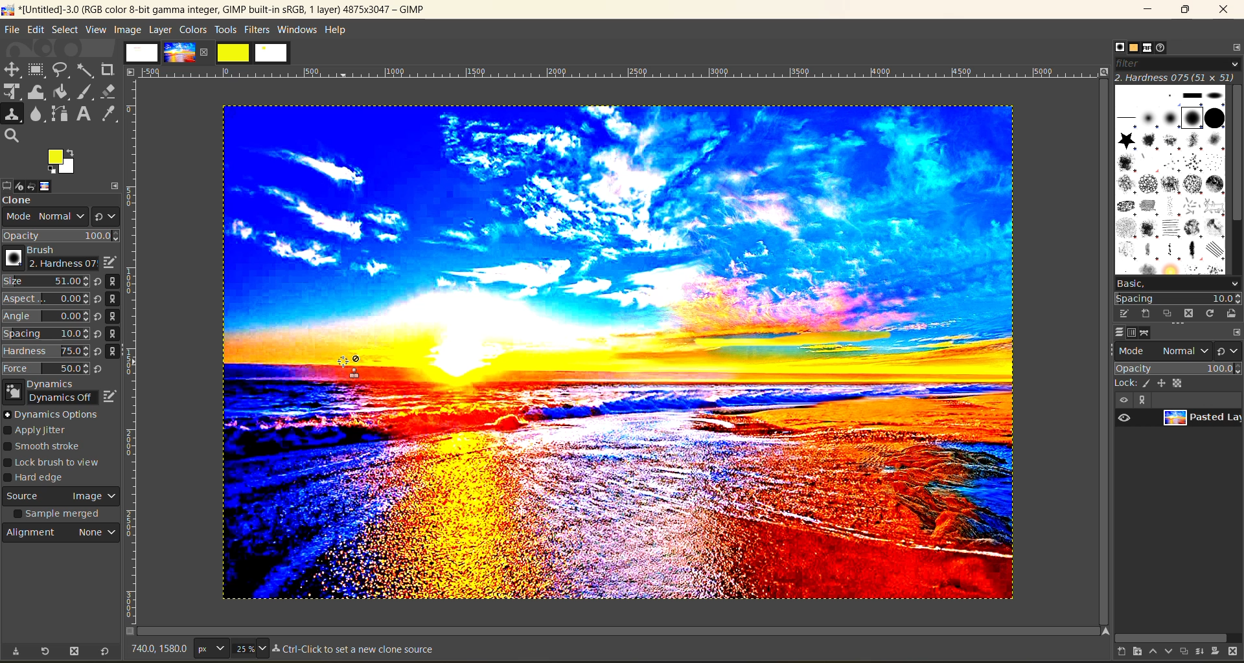 This screenshot has width=1244, height=663. What do you see at coordinates (1234, 47) in the screenshot?
I see `configure` at bounding box center [1234, 47].